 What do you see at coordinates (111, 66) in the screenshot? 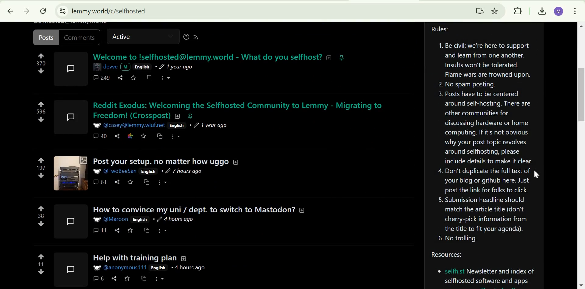
I see `name` at bounding box center [111, 66].